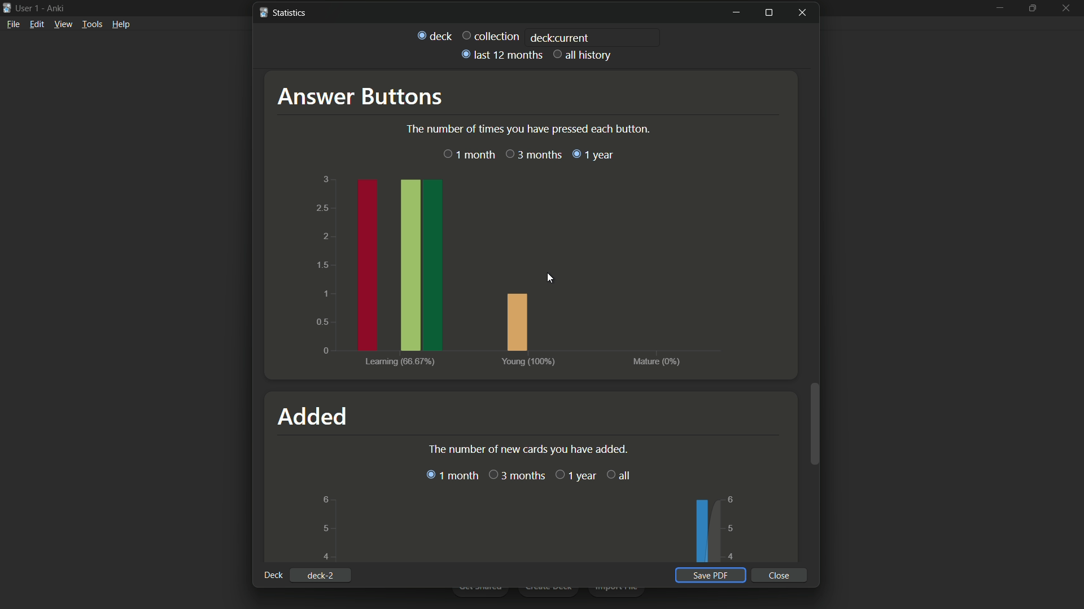 The image size is (1084, 609). I want to click on minimize, so click(736, 12).